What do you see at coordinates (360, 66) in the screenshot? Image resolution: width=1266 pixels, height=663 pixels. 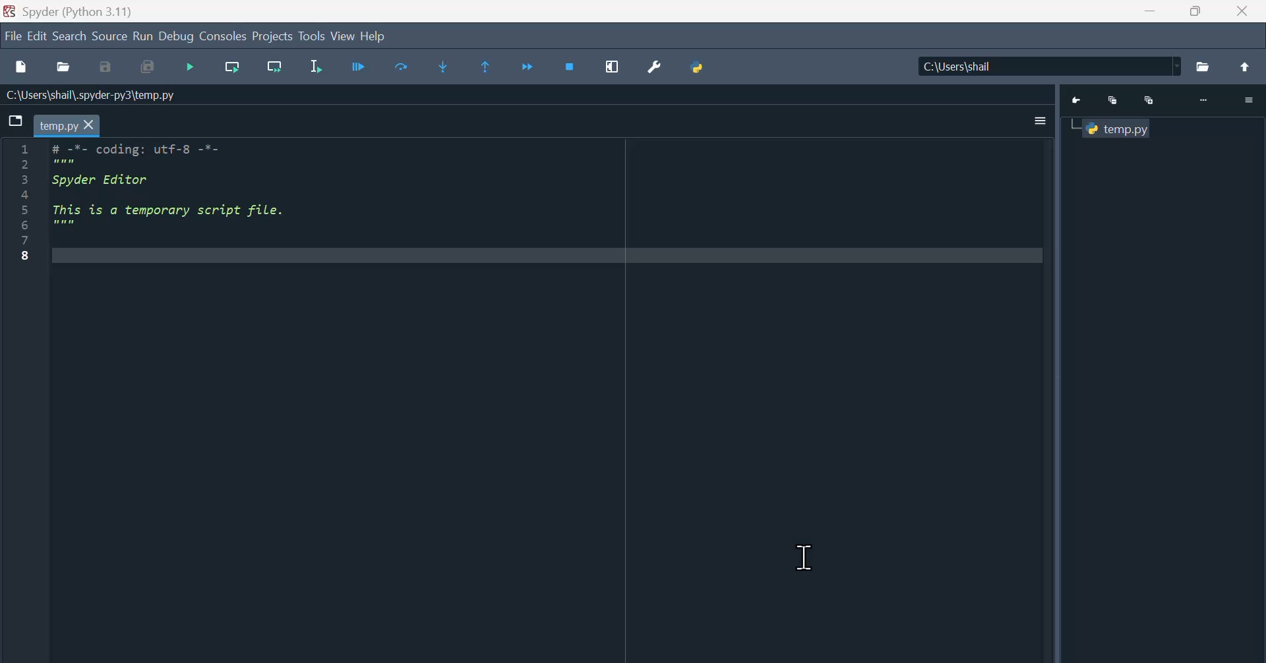 I see `Run` at bounding box center [360, 66].